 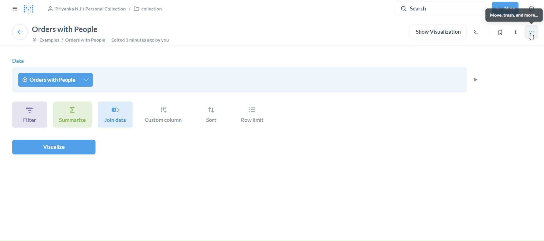 What do you see at coordinates (29, 114) in the screenshot?
I see `filter` at bounding box center [29, 114].